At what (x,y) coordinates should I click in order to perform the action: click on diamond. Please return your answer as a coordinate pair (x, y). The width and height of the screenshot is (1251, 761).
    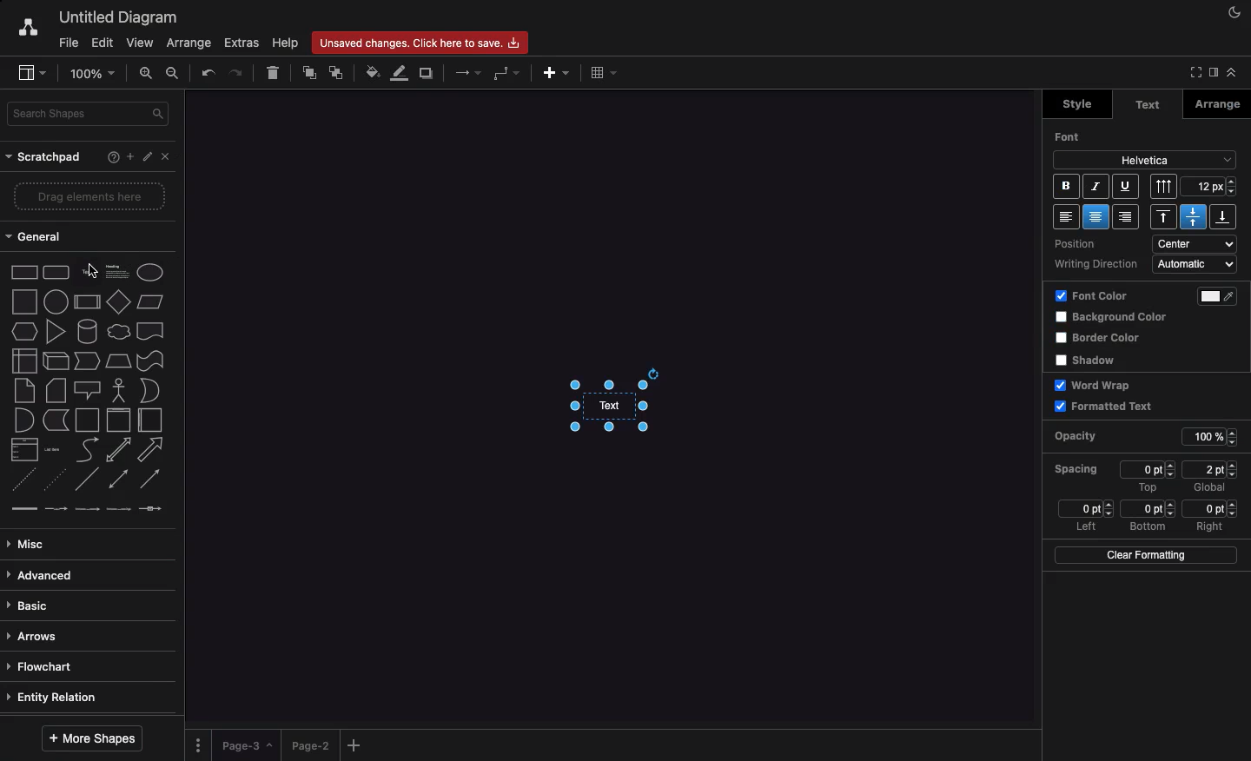
    Looking at the image, I should click on (119, 301).